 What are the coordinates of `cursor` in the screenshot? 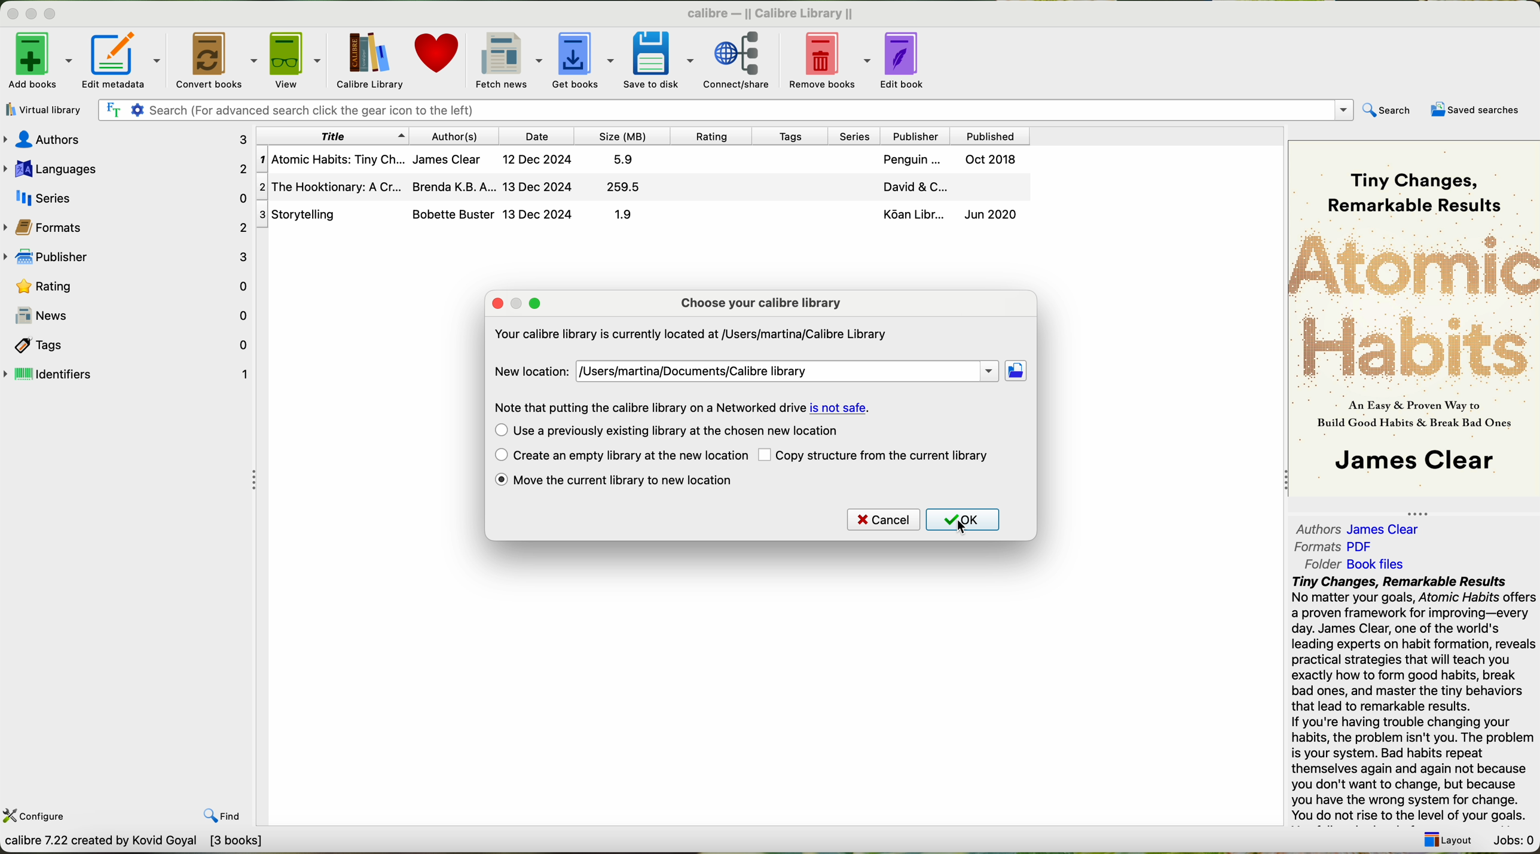 It's located at (962, 527).